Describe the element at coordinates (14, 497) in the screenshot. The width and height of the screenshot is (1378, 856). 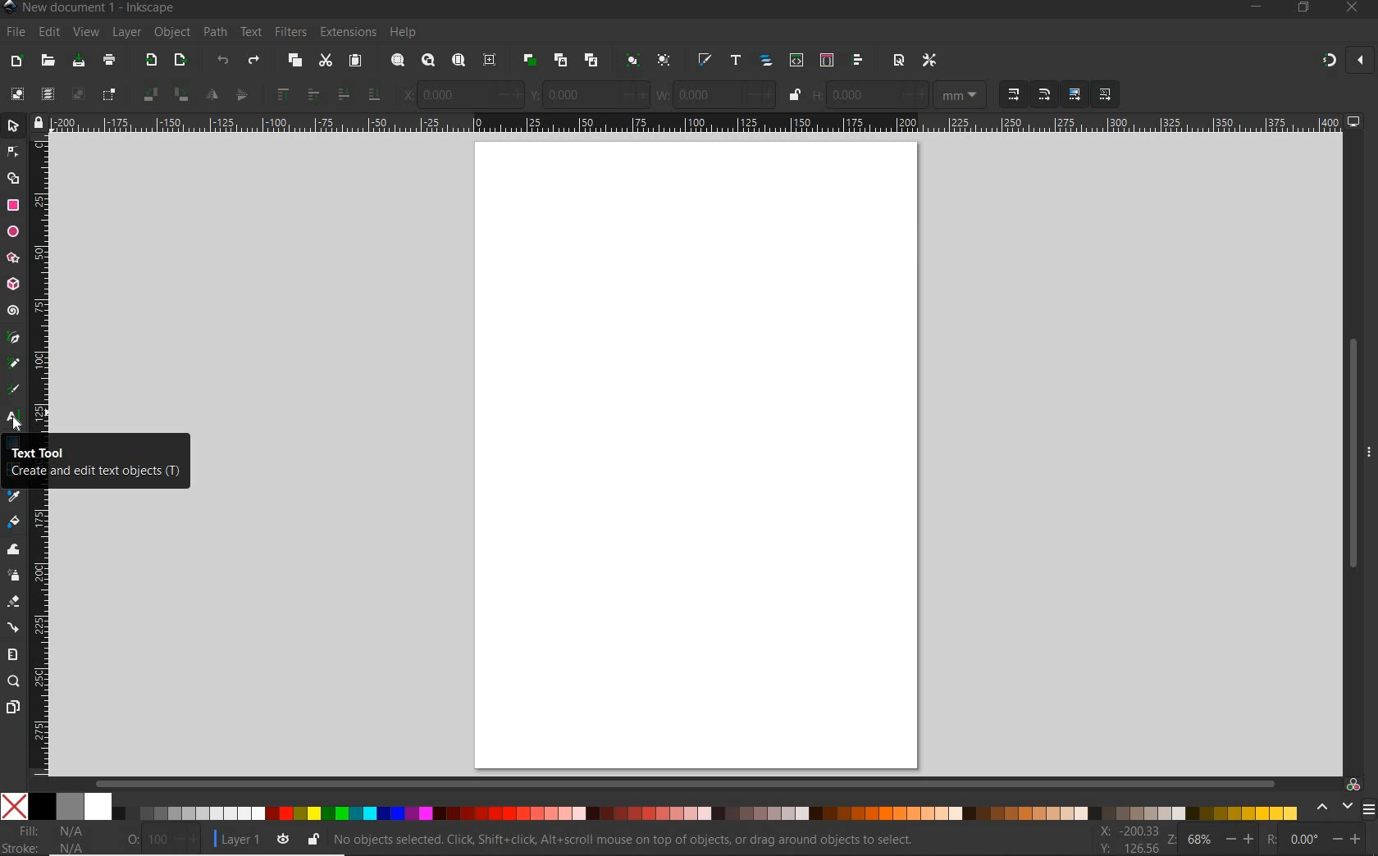
I see `dropper tool` at that location.